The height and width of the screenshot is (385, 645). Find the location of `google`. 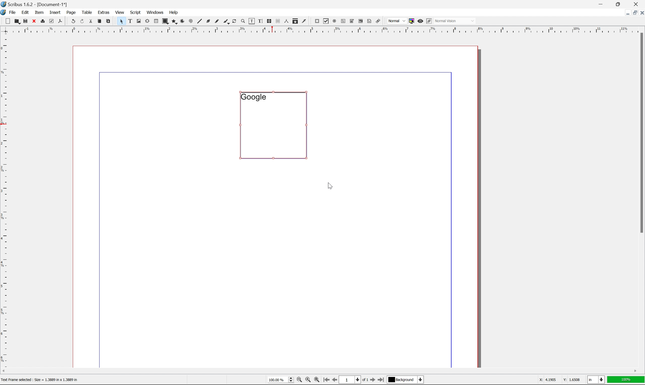

google is located at coordinates (253, 97).